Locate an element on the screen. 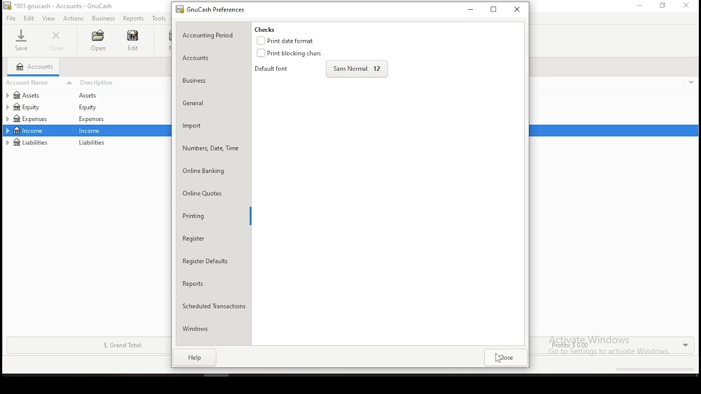 This screenshot has height=394, width=701. import is located at coordinates (197, 125).